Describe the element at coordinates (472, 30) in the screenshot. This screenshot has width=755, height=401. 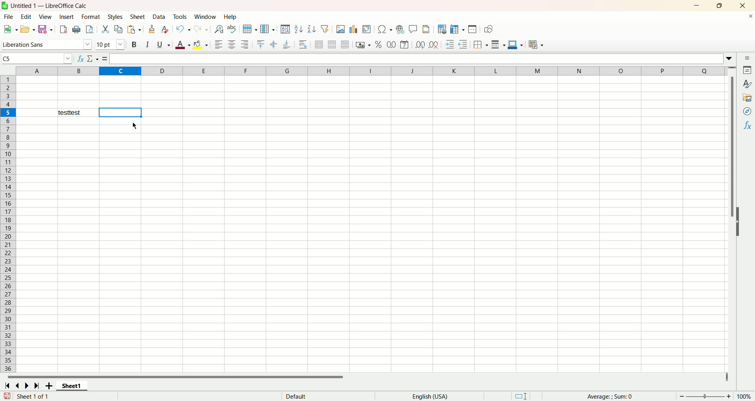
I see `split window` at that location.